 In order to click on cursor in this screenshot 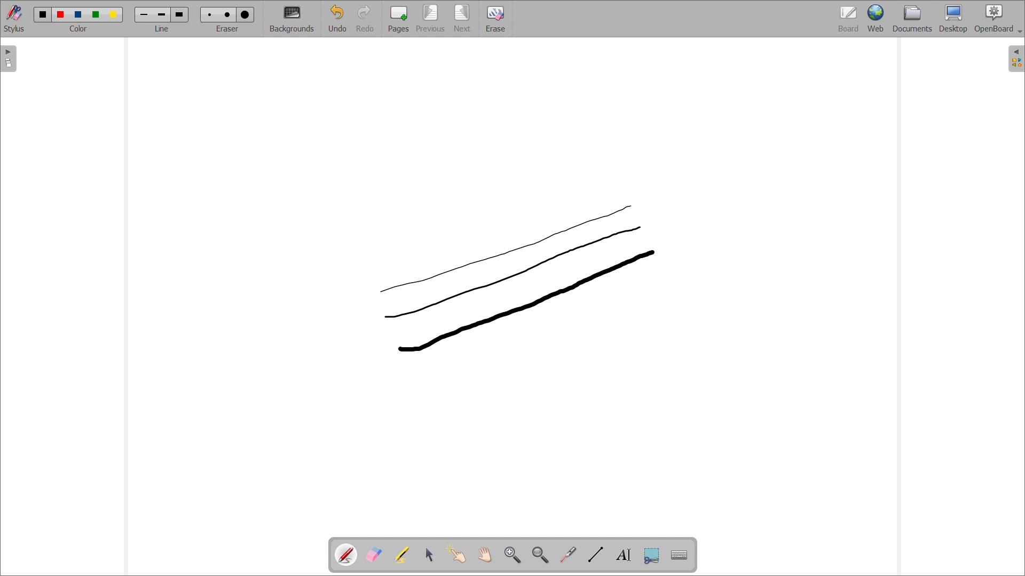, I will do `click(651, 252)`.